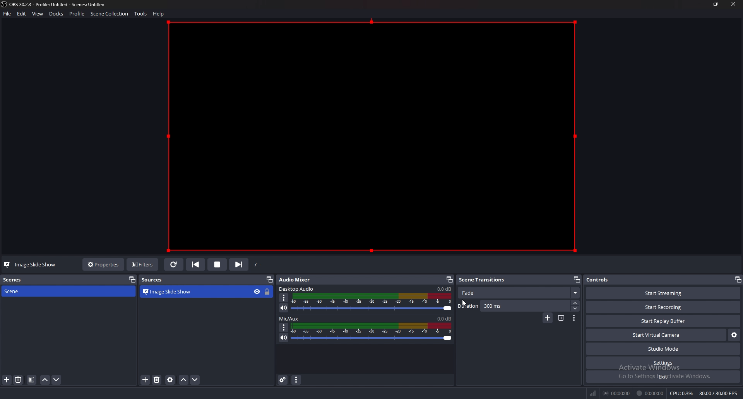  What do you see at coordinates (297, 289) in the screenshot?
I see `desktop audio` at bounding box center [297, 289].